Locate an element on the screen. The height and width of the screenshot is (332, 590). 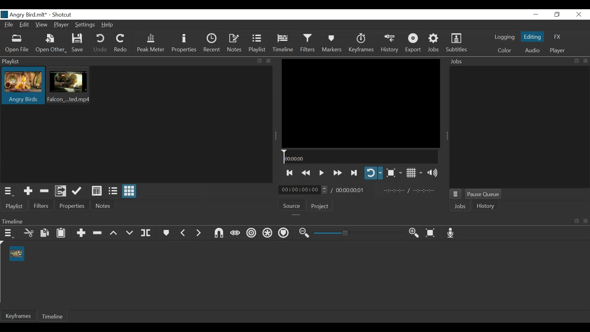
Recent is located at coordinates (213, 44).